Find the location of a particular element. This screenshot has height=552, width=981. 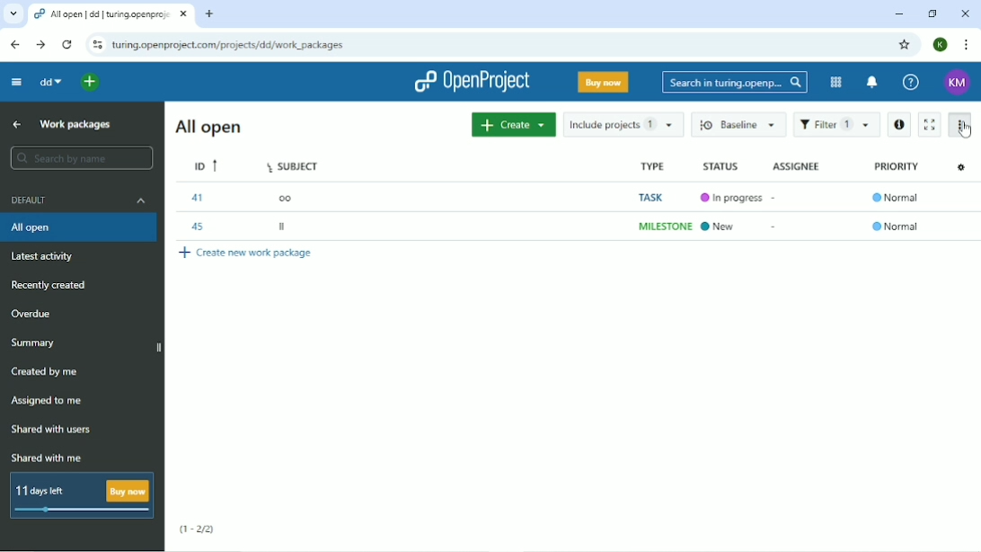

11 days left Buy now is located at coordinates (83, 495).